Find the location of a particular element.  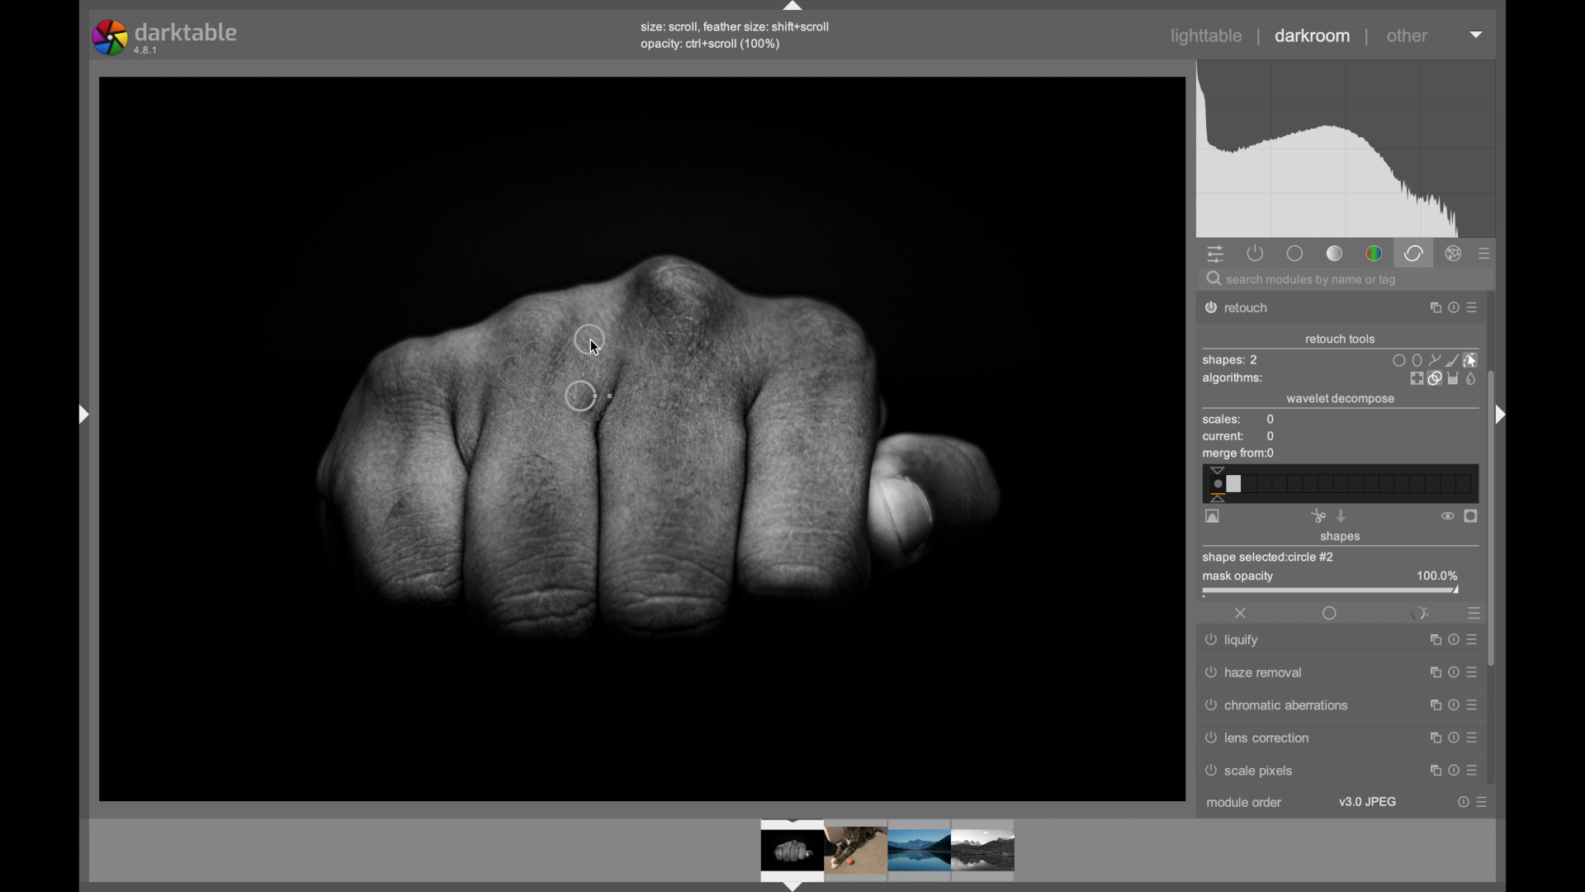

help is located at coordinates (1450, 308).